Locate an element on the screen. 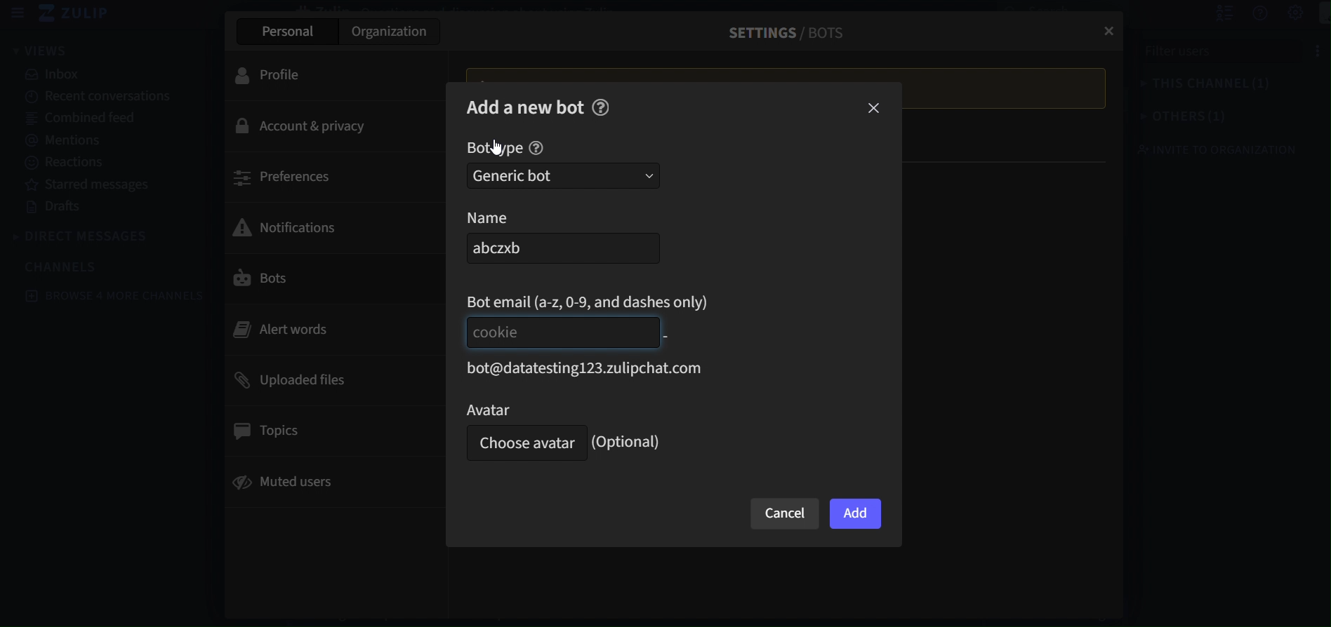 The image size is (1331, 627). muted users is located at coordinates (328, 484).